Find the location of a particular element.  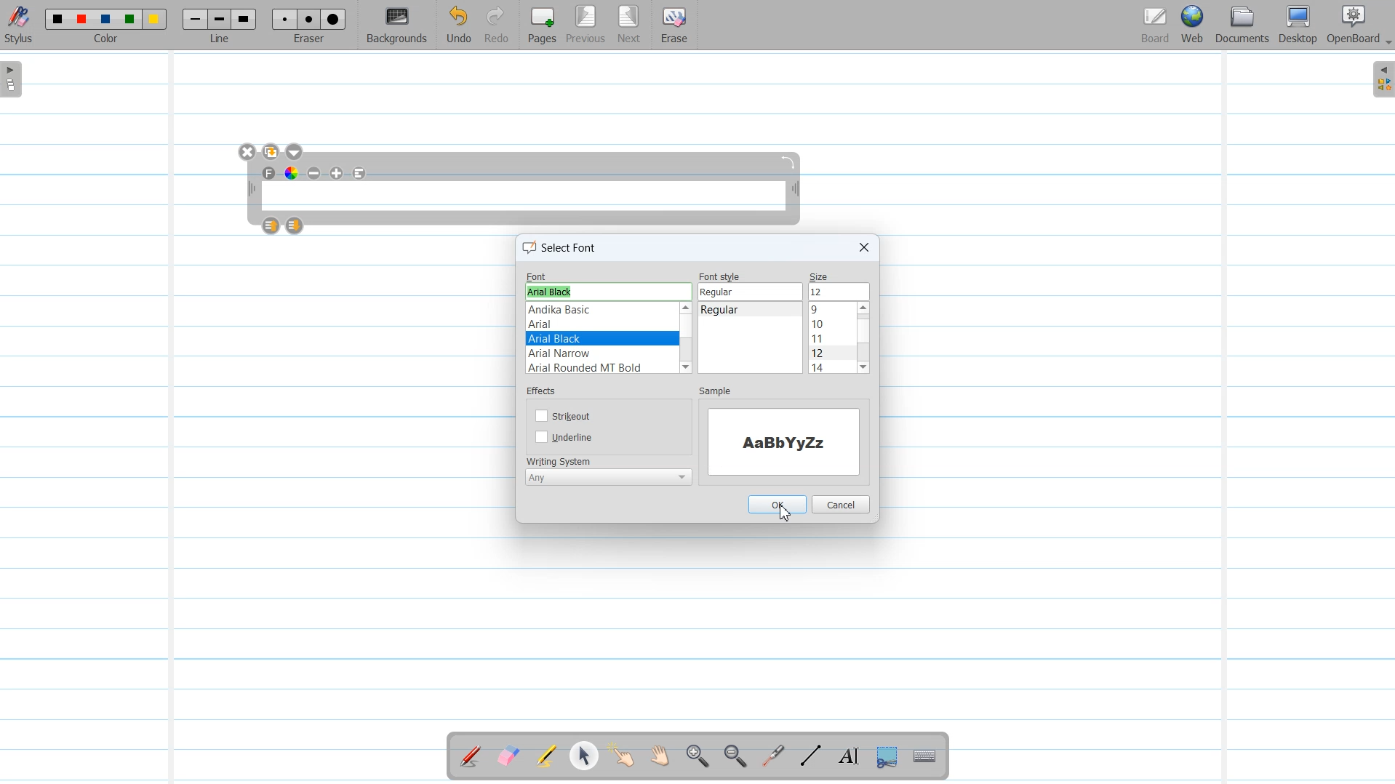

Drop Down Box is located at coordinates (1386, 43).